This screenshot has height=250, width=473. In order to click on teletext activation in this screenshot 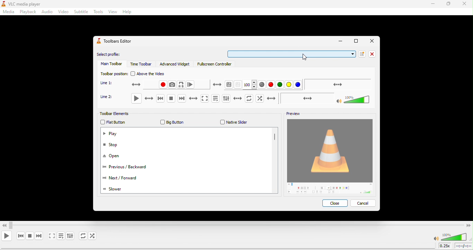, I will do `click(222, 86)`.